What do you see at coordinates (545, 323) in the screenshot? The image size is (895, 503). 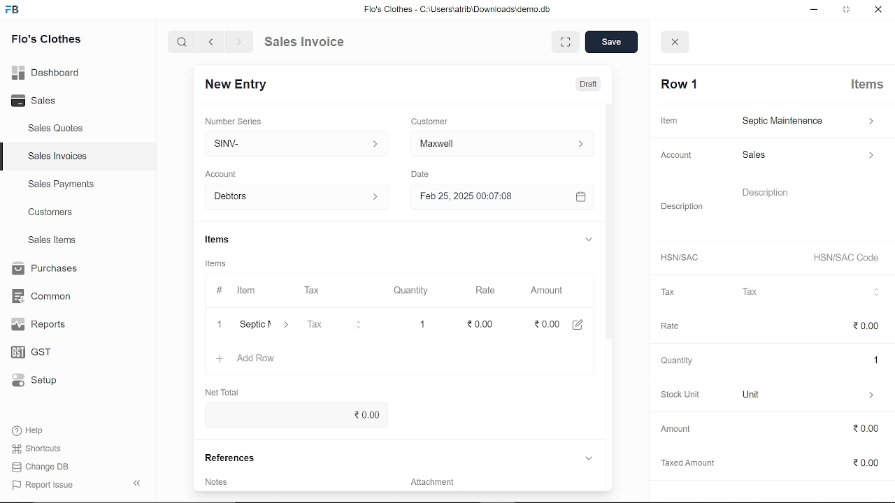 I see `0.00` at bounding box center [545, 323].